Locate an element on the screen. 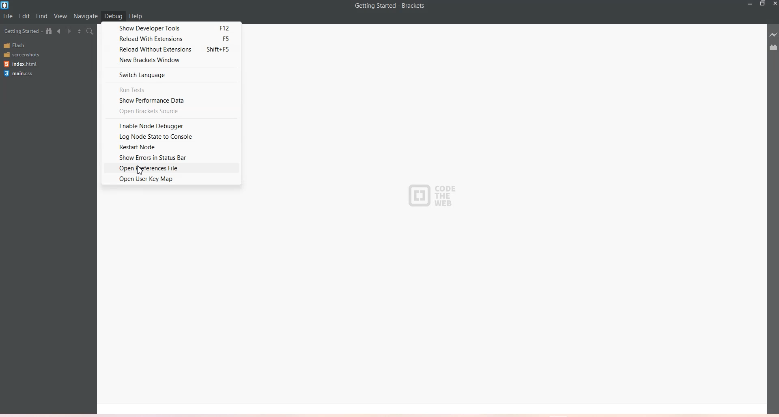 Image resolution: width=779 pixels, height=417 pixels. Navigate Forwards is located at coordinates (71, 31).